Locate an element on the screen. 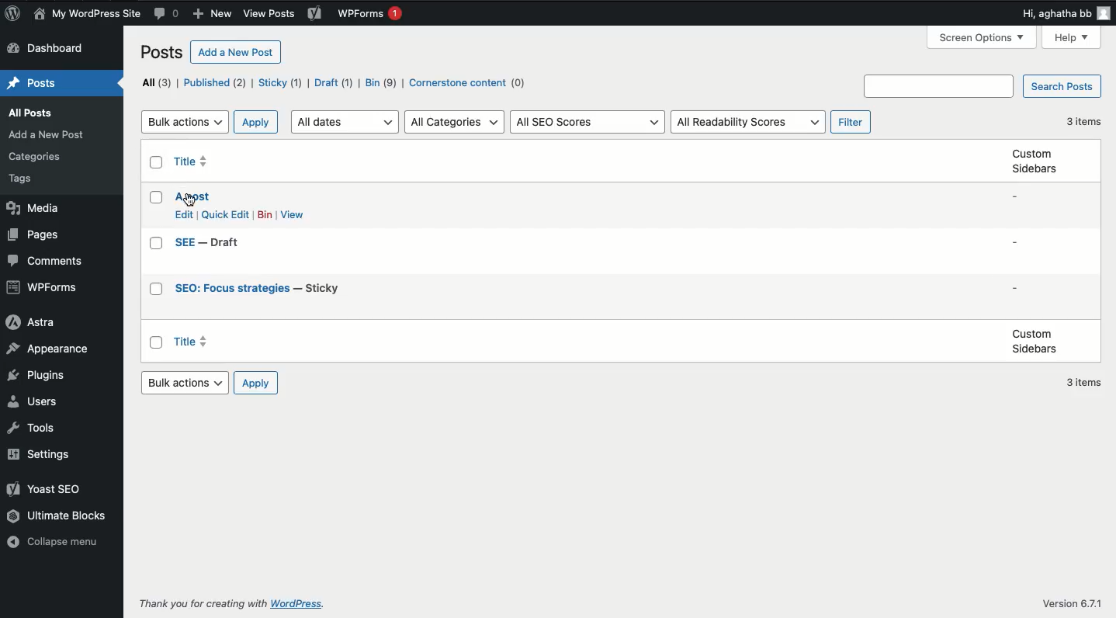   is located at coordinates (269, 15).